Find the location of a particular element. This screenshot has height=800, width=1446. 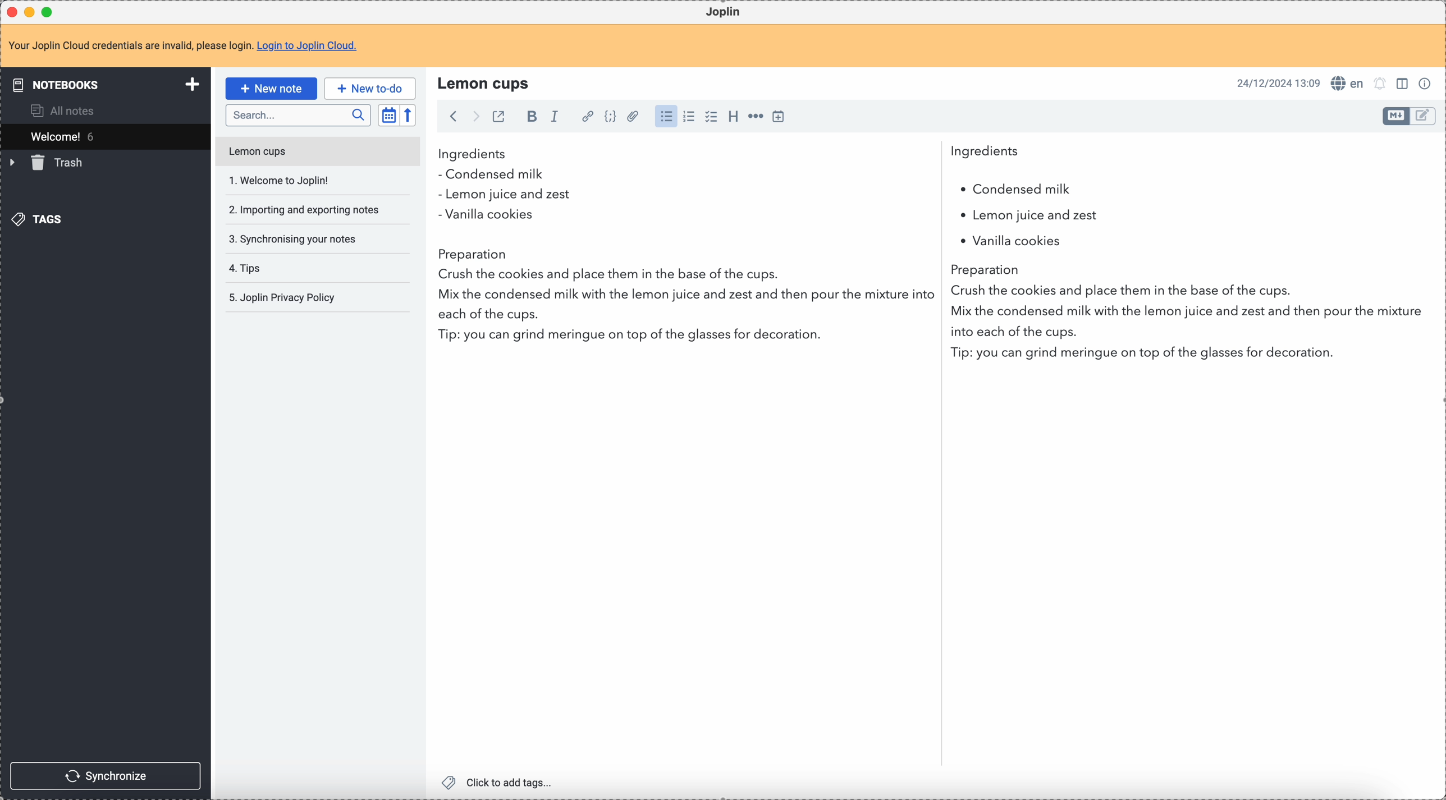

heading is located at coordinates (733, 116).